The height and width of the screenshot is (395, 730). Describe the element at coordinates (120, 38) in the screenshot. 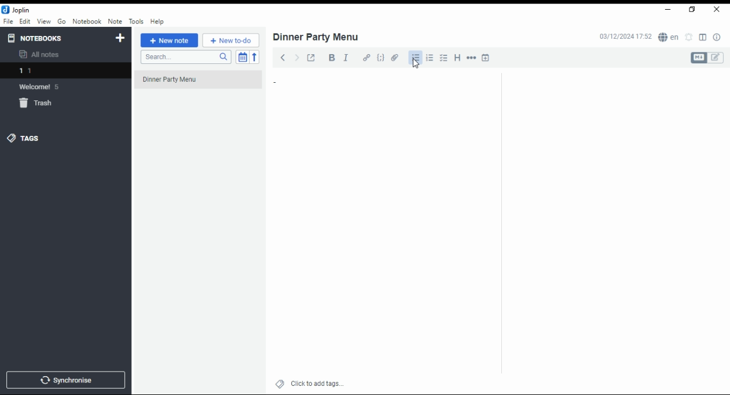

I see `new notebook` at that location.